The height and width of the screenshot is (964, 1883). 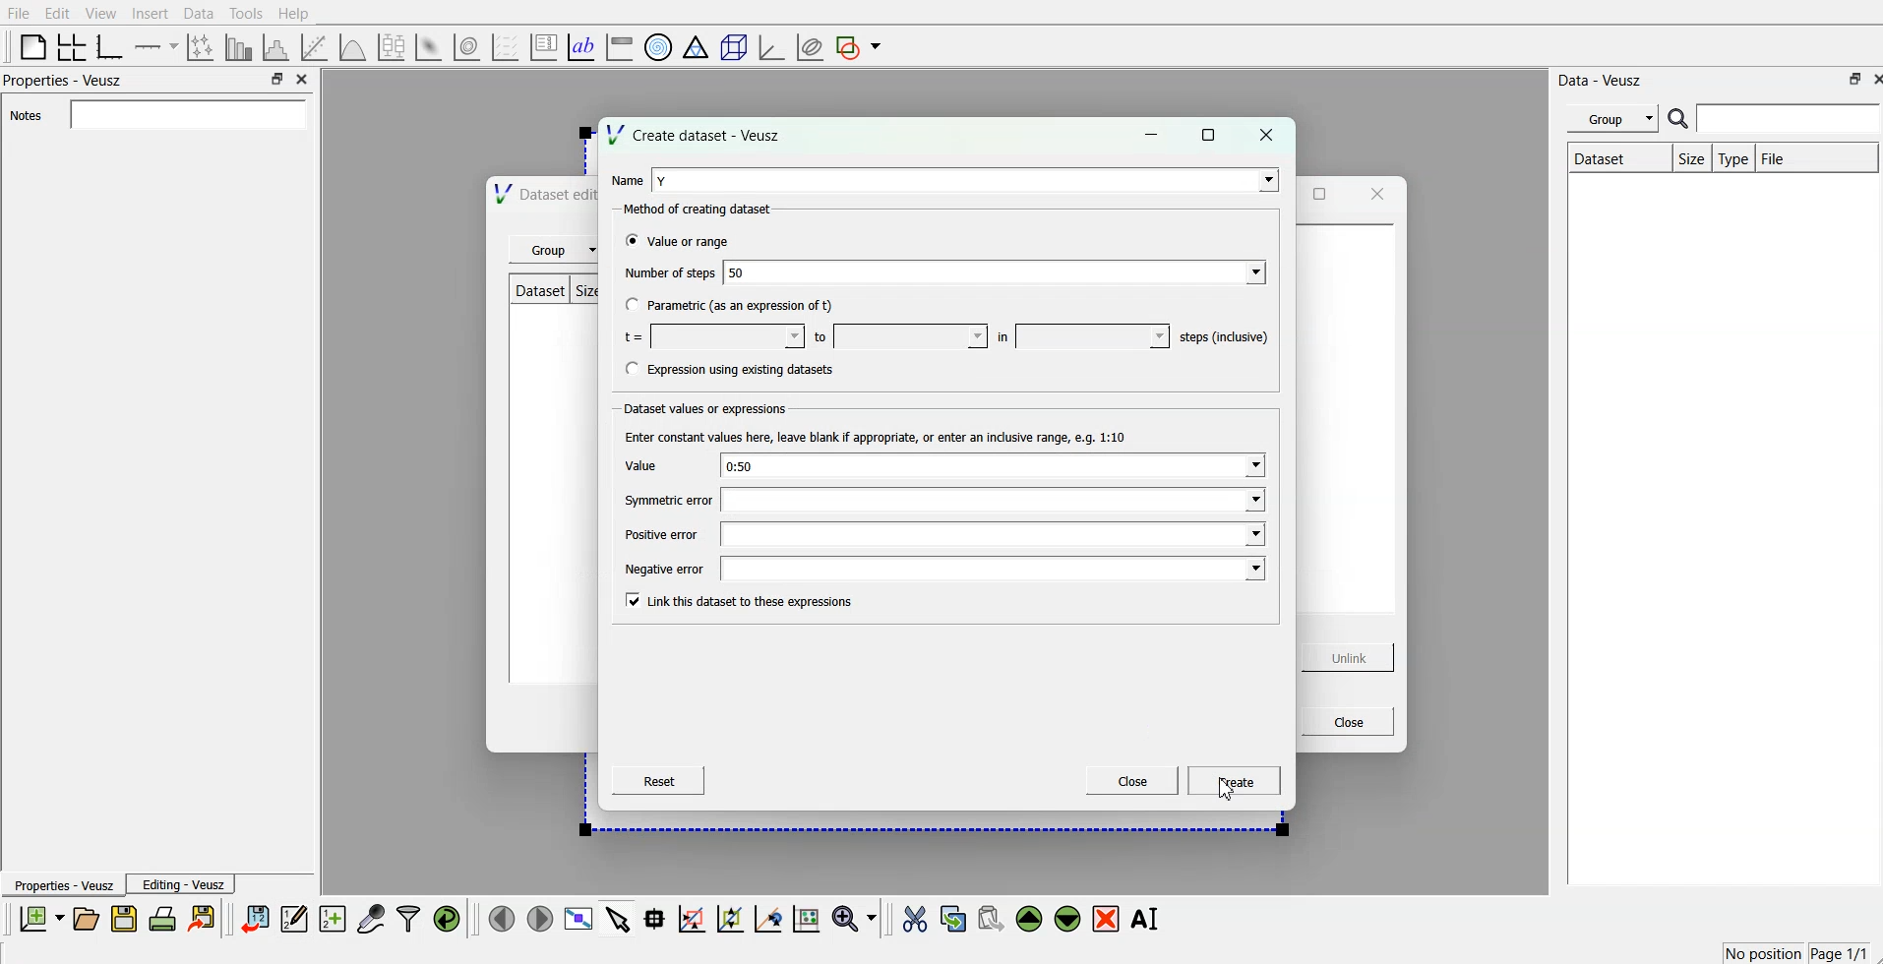 What do you see at coordinates (581, 45) in the screenshot?
I see `text label` at bounding box center [581, 45].